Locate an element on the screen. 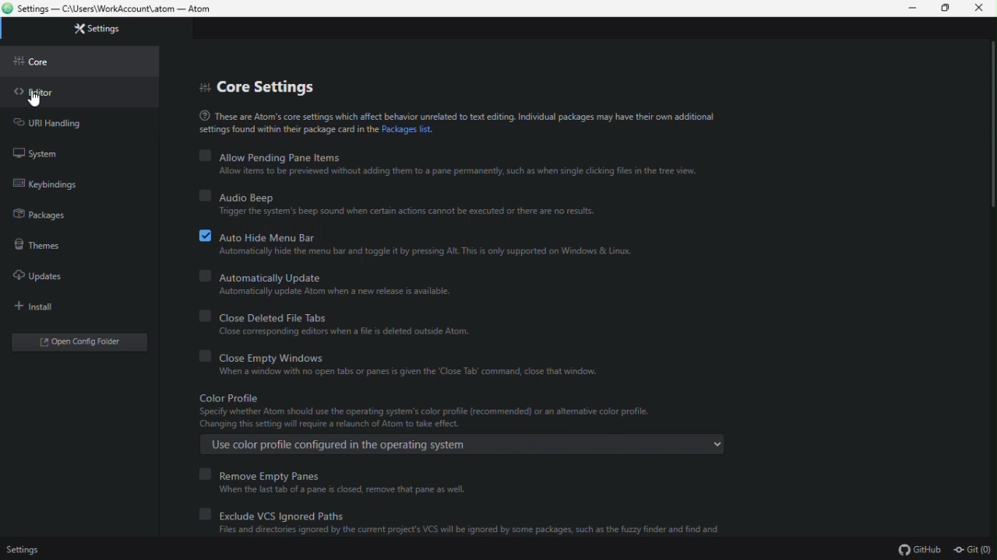 This screenshot has height=560, width=997. auto hide  menu bar is located at coordinates (459, 235).